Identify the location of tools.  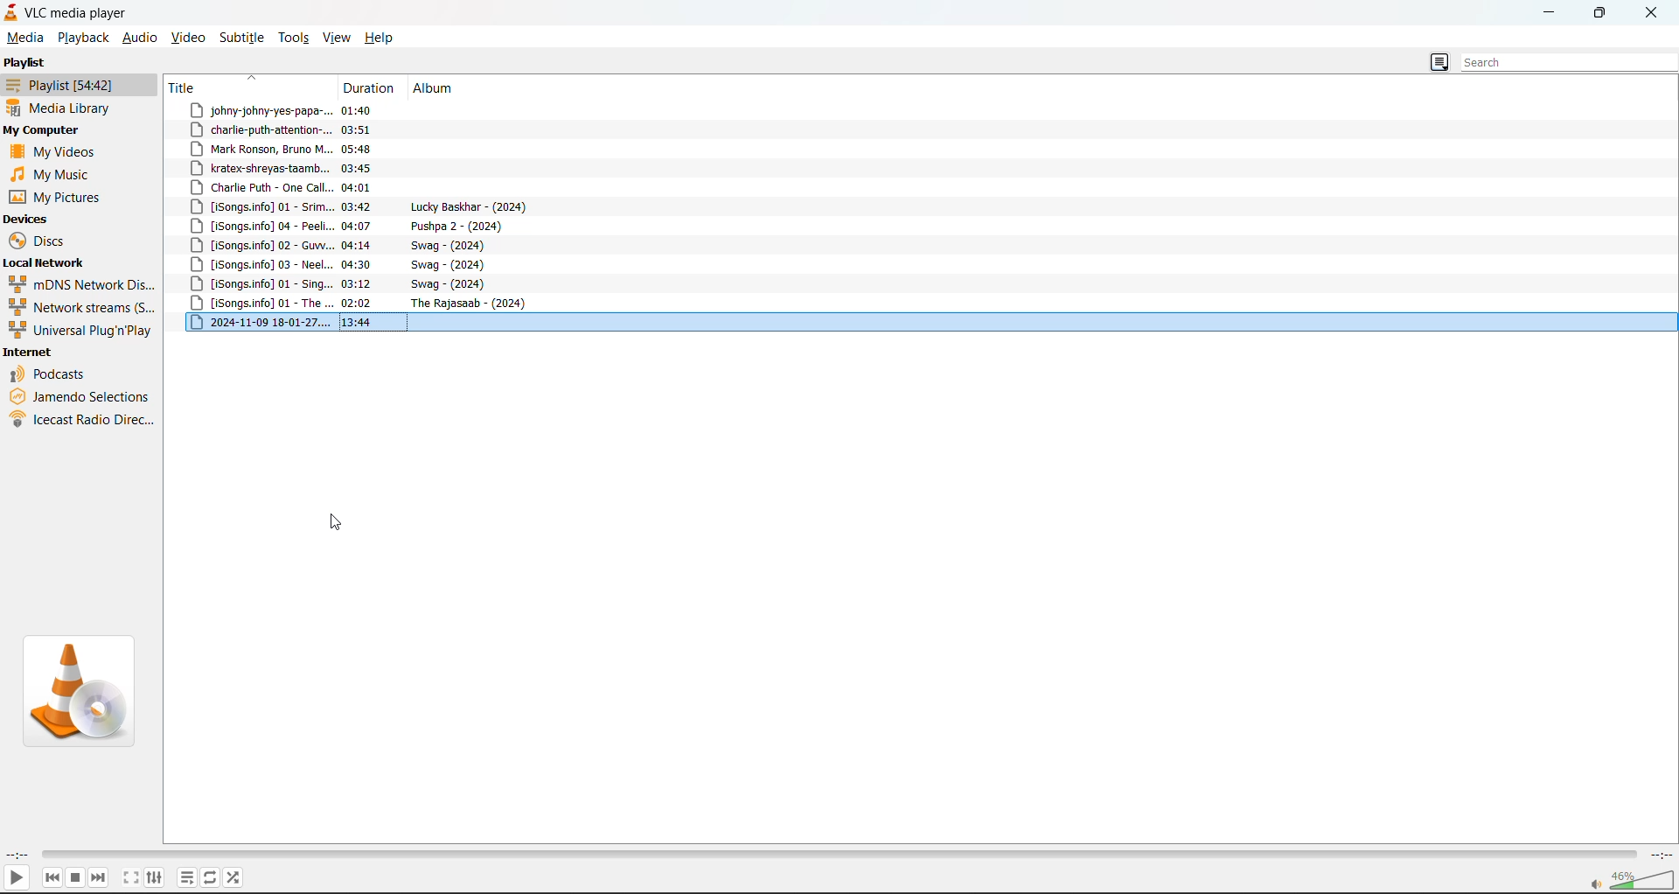
(297, 38).